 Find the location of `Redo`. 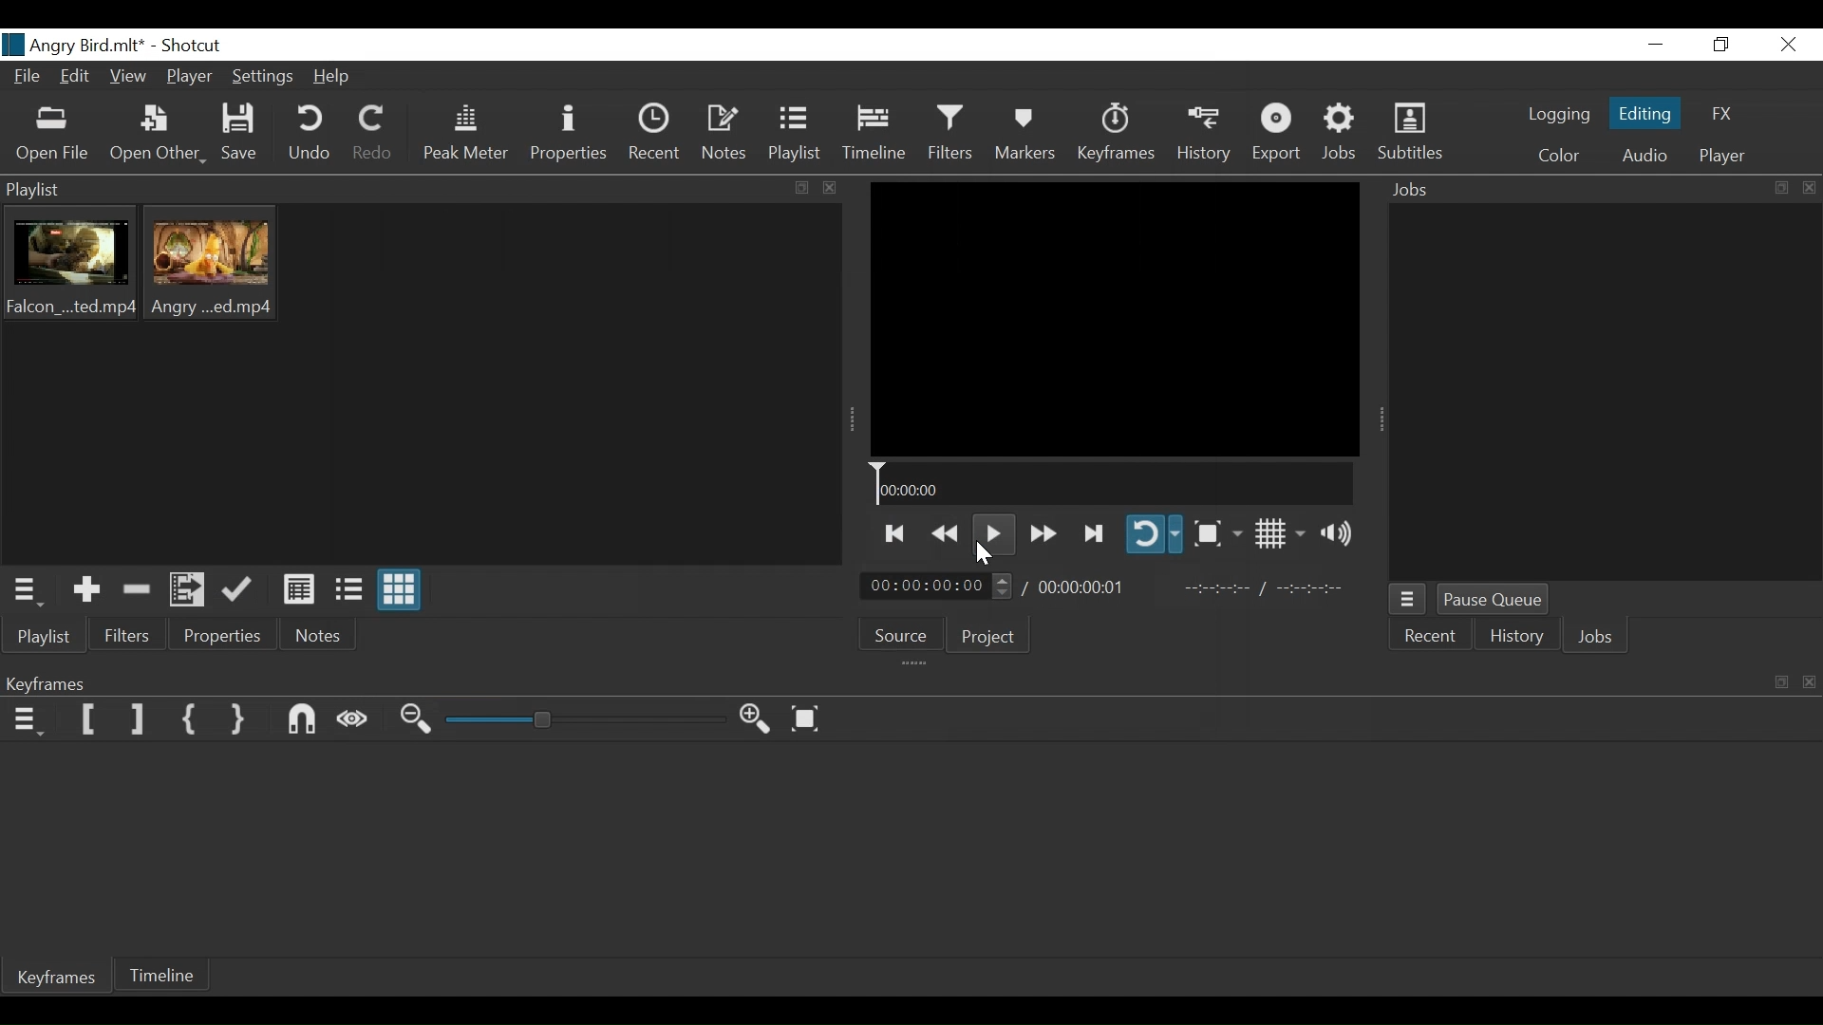

Redo is located at coordinates (377, 136).